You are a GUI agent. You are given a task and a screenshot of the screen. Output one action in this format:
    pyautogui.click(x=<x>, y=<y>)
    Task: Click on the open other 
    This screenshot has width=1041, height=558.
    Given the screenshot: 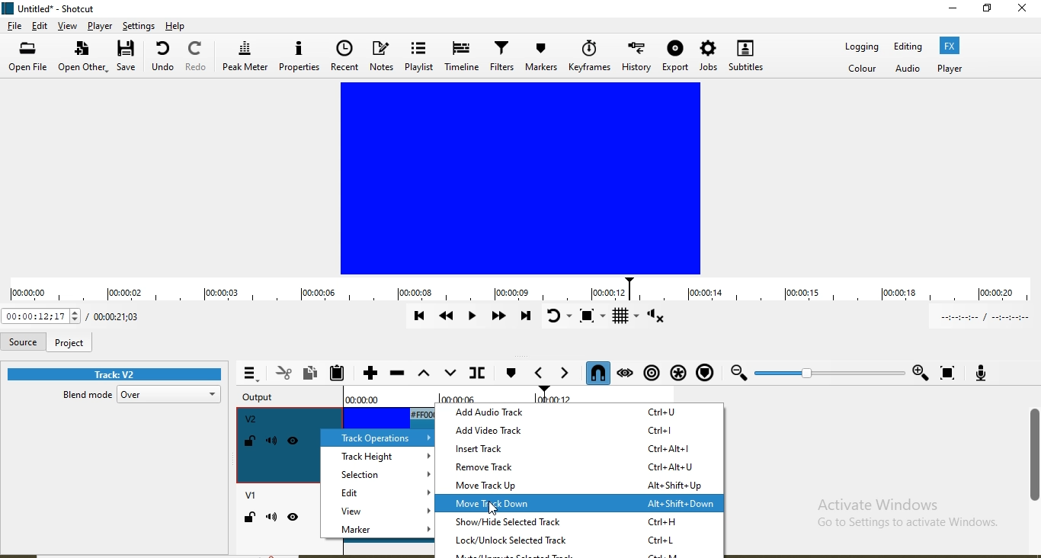 What is the action you would take?
    pyautogui.click(x=84, y=58)
    